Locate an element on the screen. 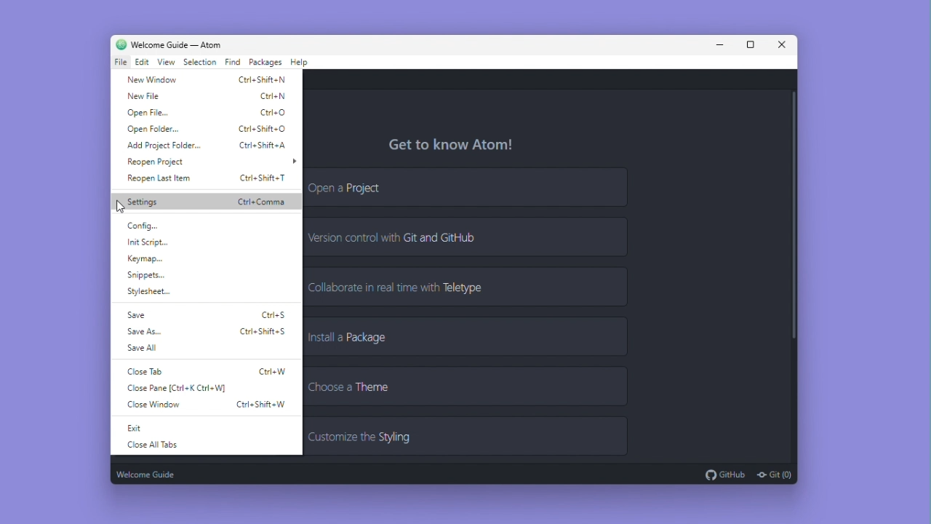 The width and height of the screenshot is (931, 524). Vertical scroll bar is located at coordinates (793, 217).